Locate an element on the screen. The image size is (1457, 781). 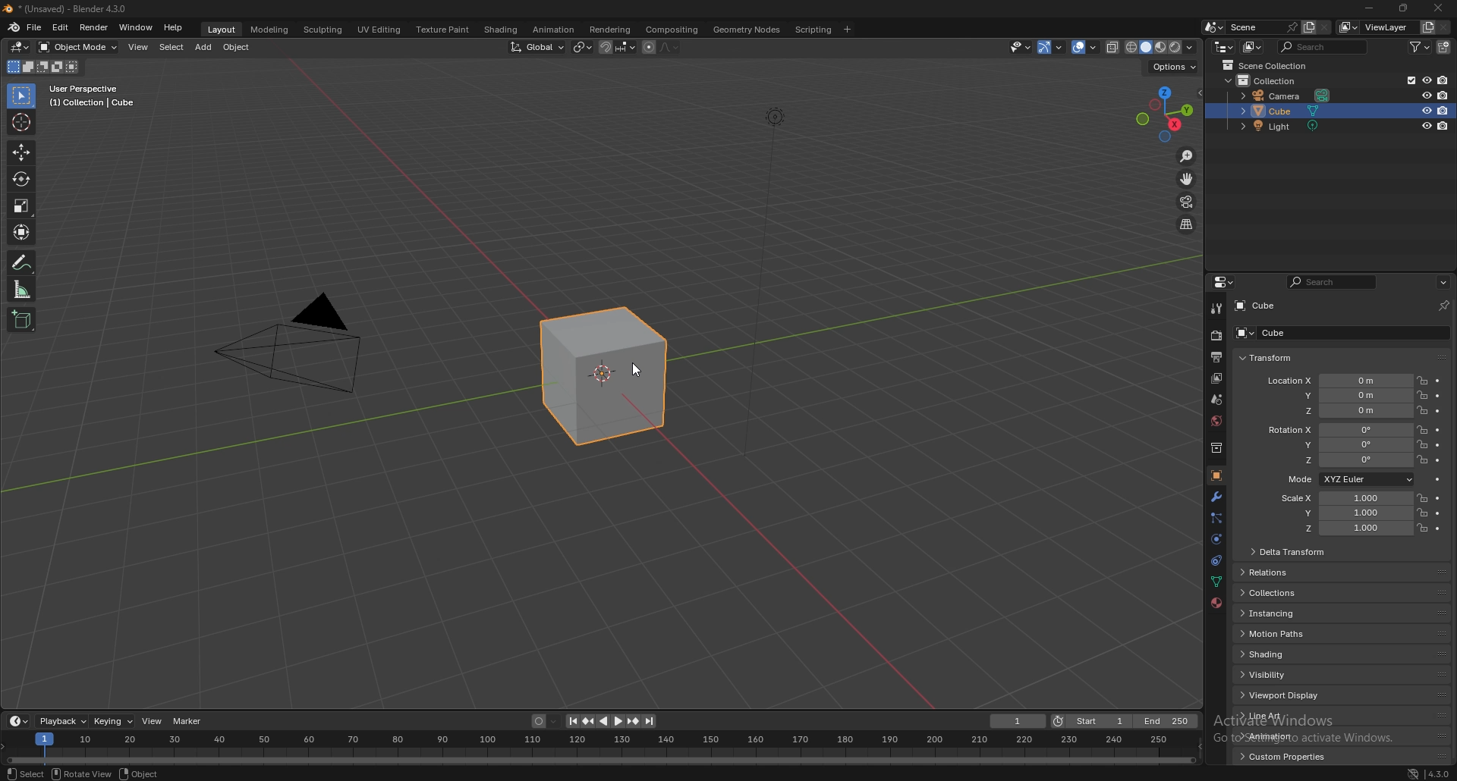
uv editing is located at coordinates (381, 30).